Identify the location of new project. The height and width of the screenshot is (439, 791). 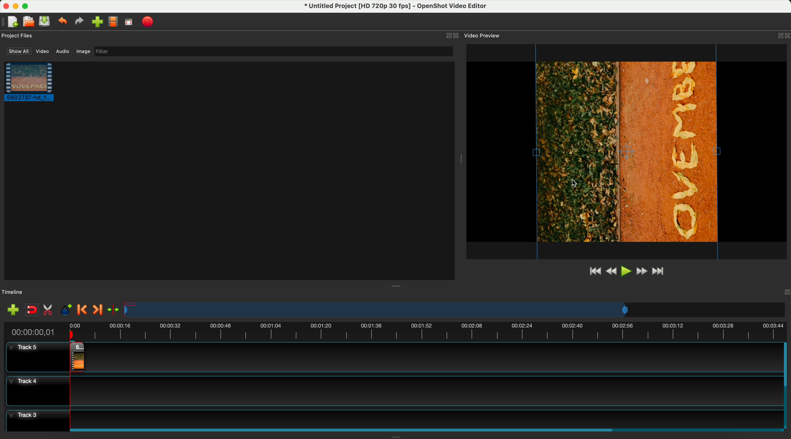
(14, 21).